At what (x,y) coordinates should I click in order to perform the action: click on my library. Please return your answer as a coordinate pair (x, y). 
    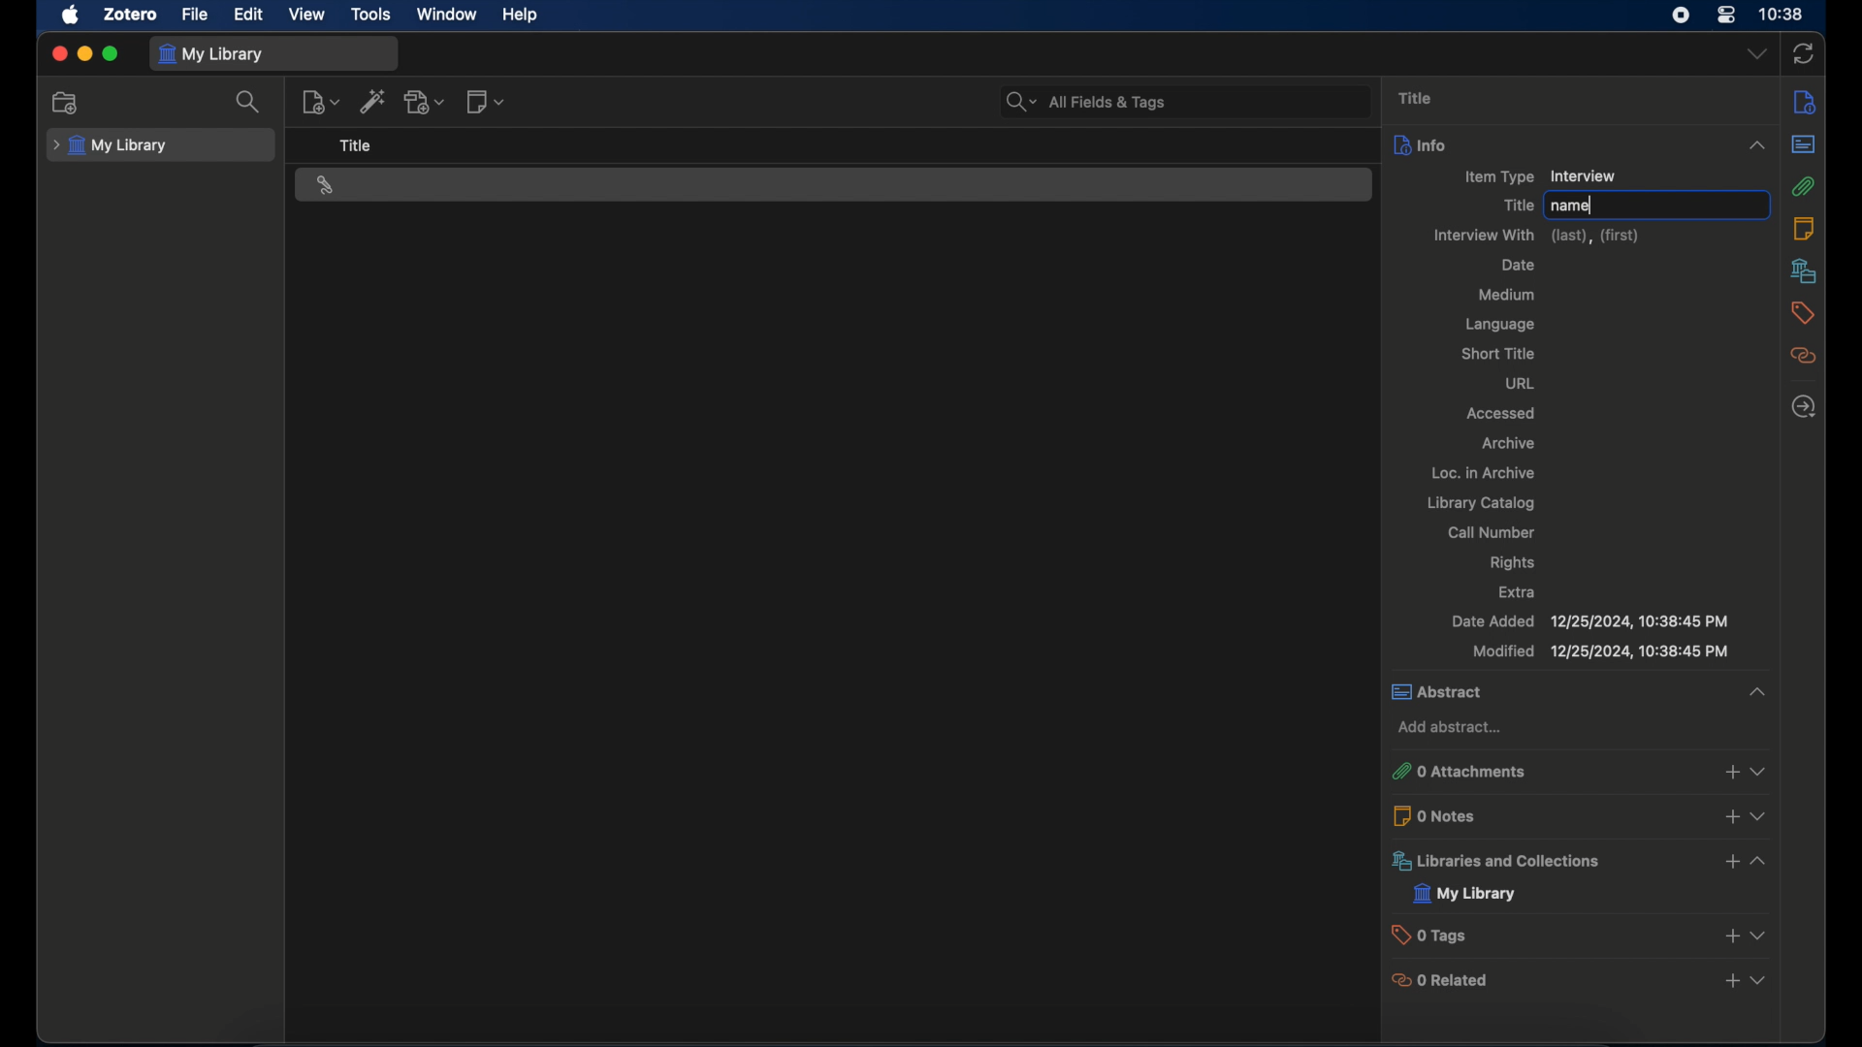
    Looking at the image, I should click on (111, 146).